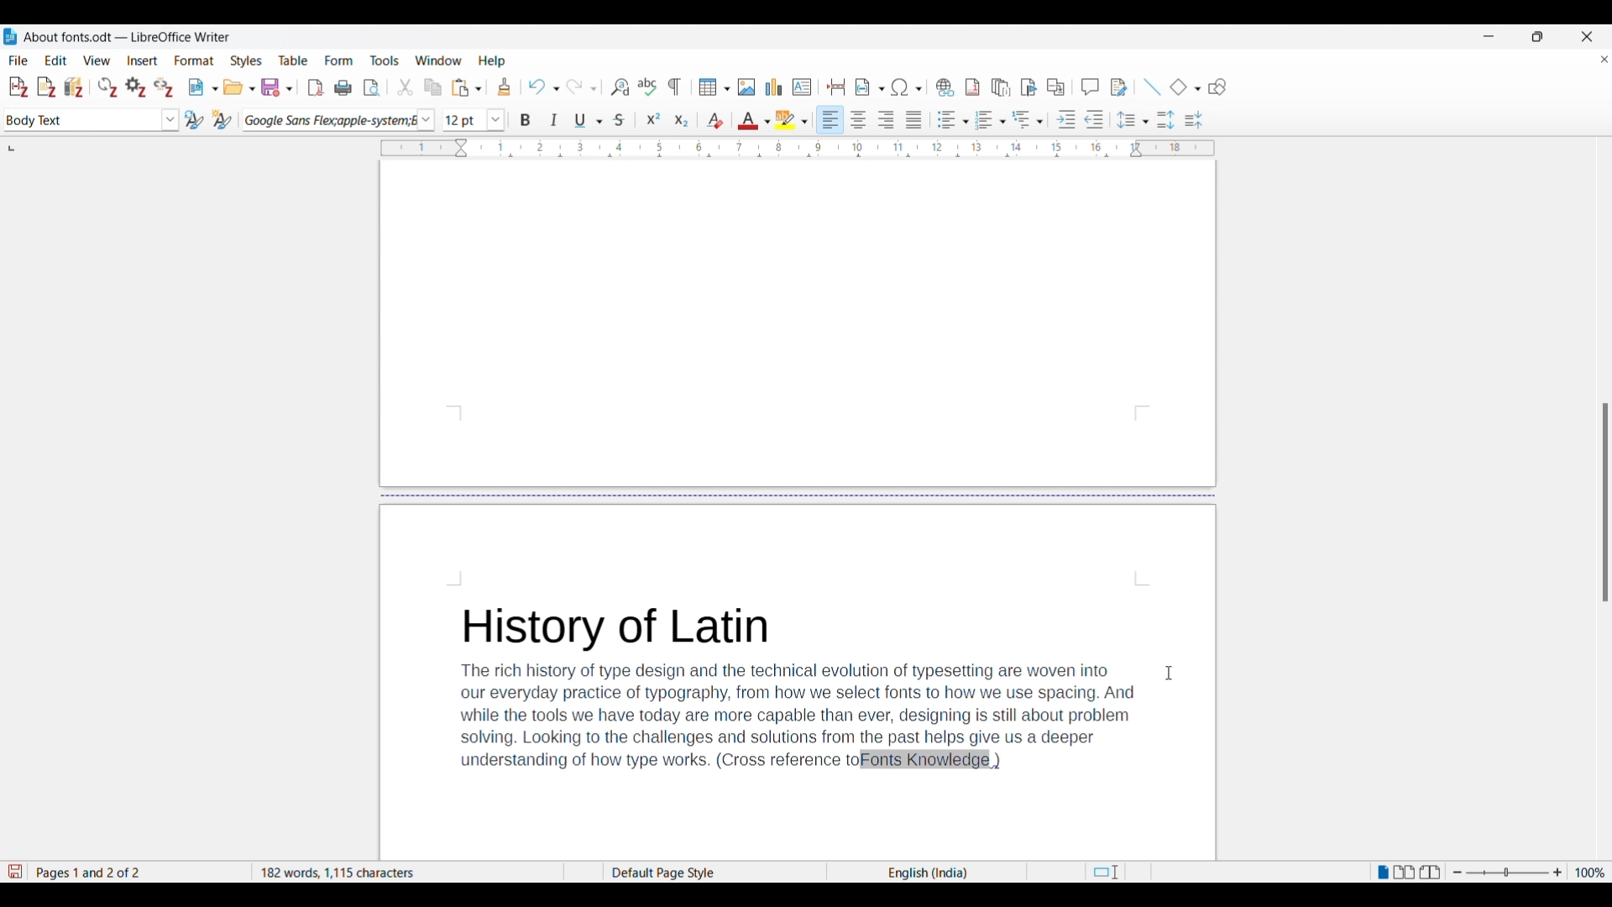 The width and height of the screenshot is (1612, 907). Describe the element at coordinates (837, 87) in the screenshot. I see `Insert page break` at that location.